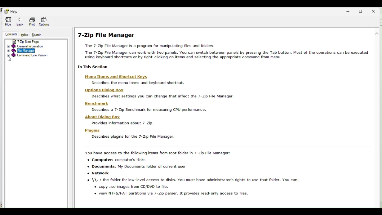 Image resolution: width=382 pixels, height=215 pixels. I want to click on File manager, so click(30, 50).